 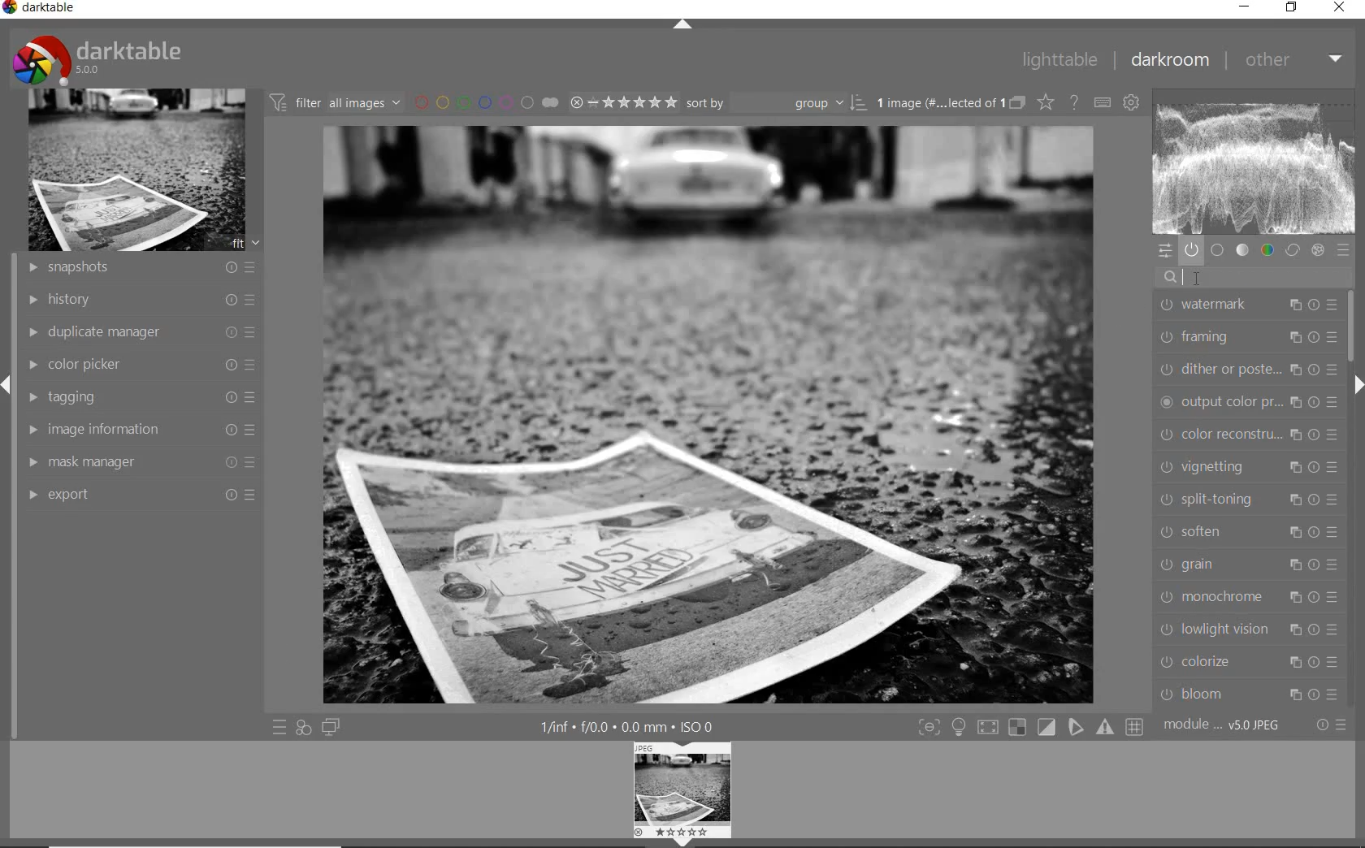 I want to click on base, so click(x=1217, y=251).